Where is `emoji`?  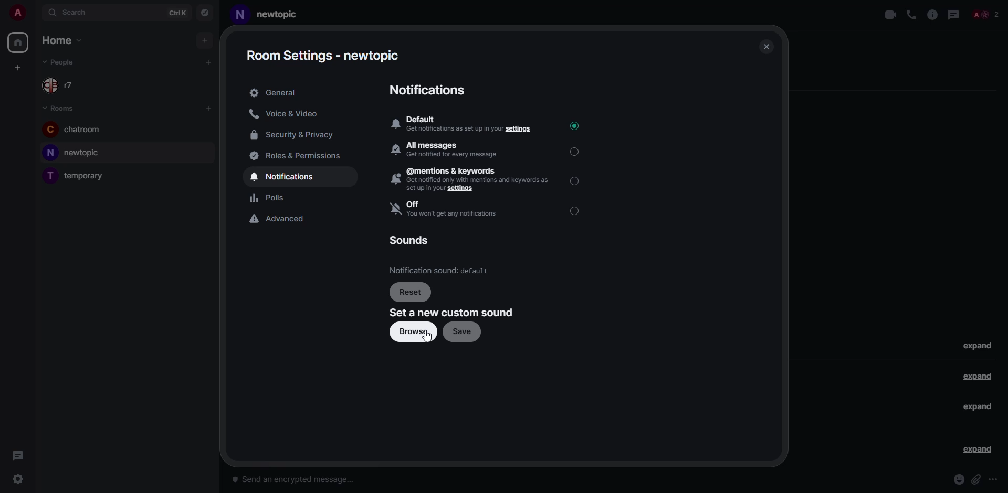
emoji is located at coordinates (959, 479).